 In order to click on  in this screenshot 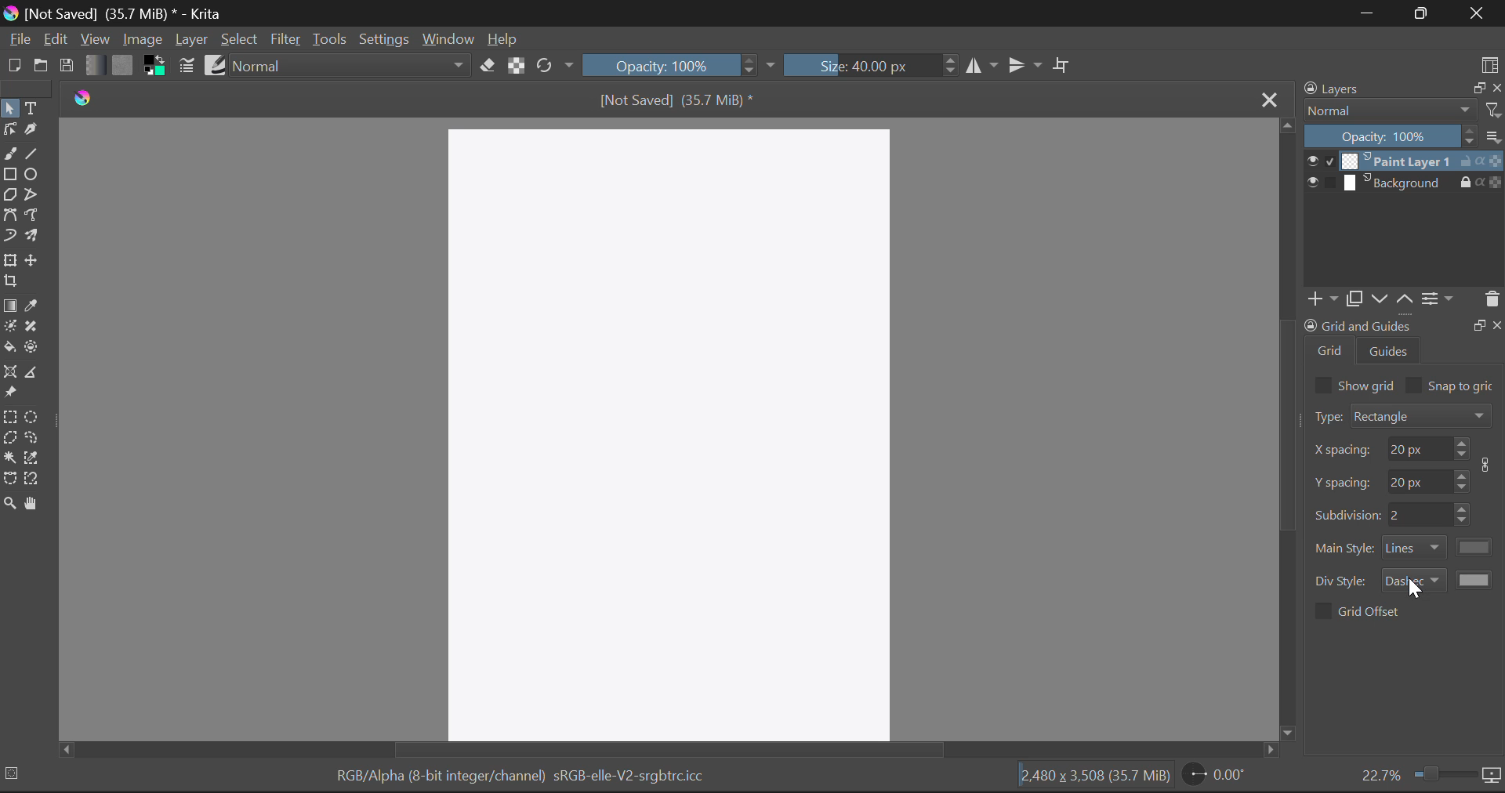, I will do `click(1498, 324)`.